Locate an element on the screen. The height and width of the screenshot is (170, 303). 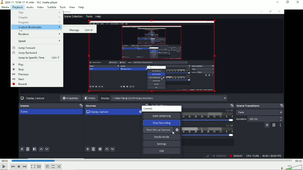
00:01 is located at coordinates (5, 160).